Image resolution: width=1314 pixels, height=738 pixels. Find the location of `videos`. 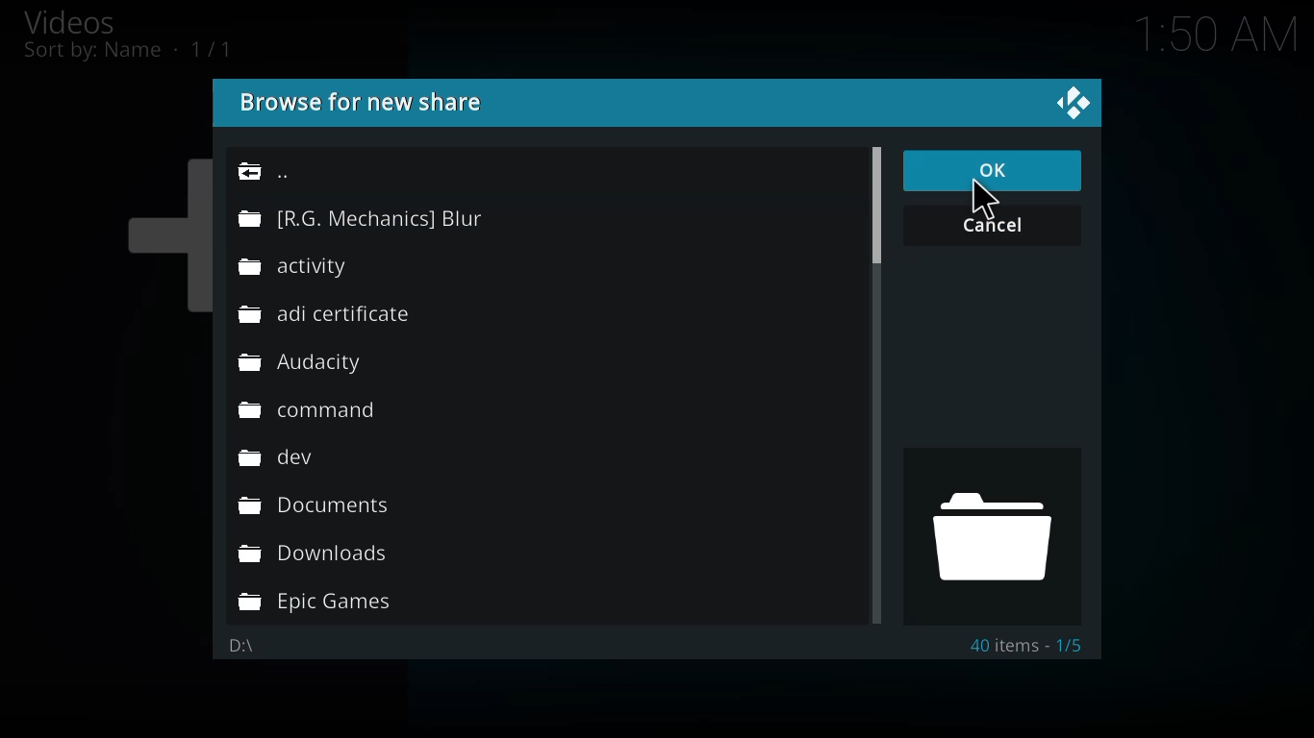

videos is located at coordinates (68, 20).